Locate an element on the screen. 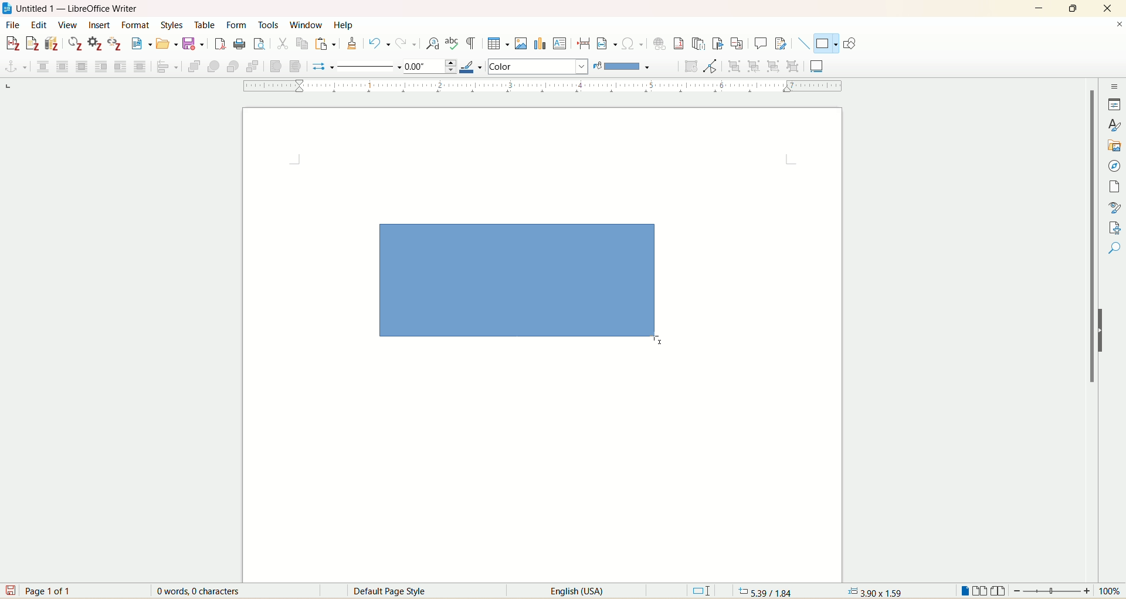 This screenshot has height=599, width=1126. document name is located at coordinates (83, 9).